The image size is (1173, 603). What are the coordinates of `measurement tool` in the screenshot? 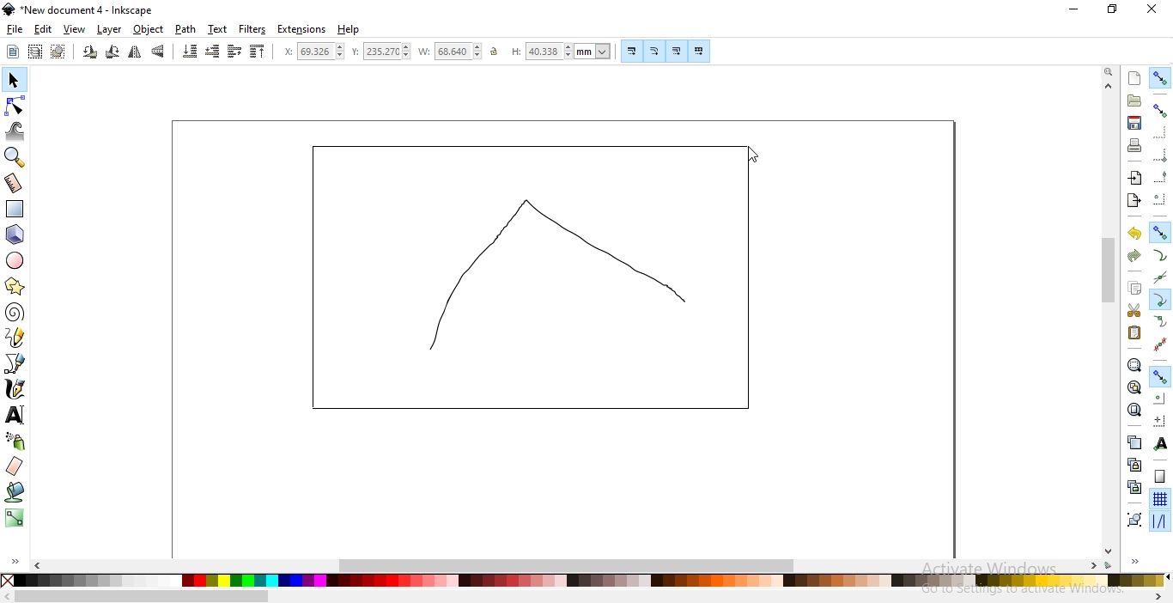 It's located at (14, 185).